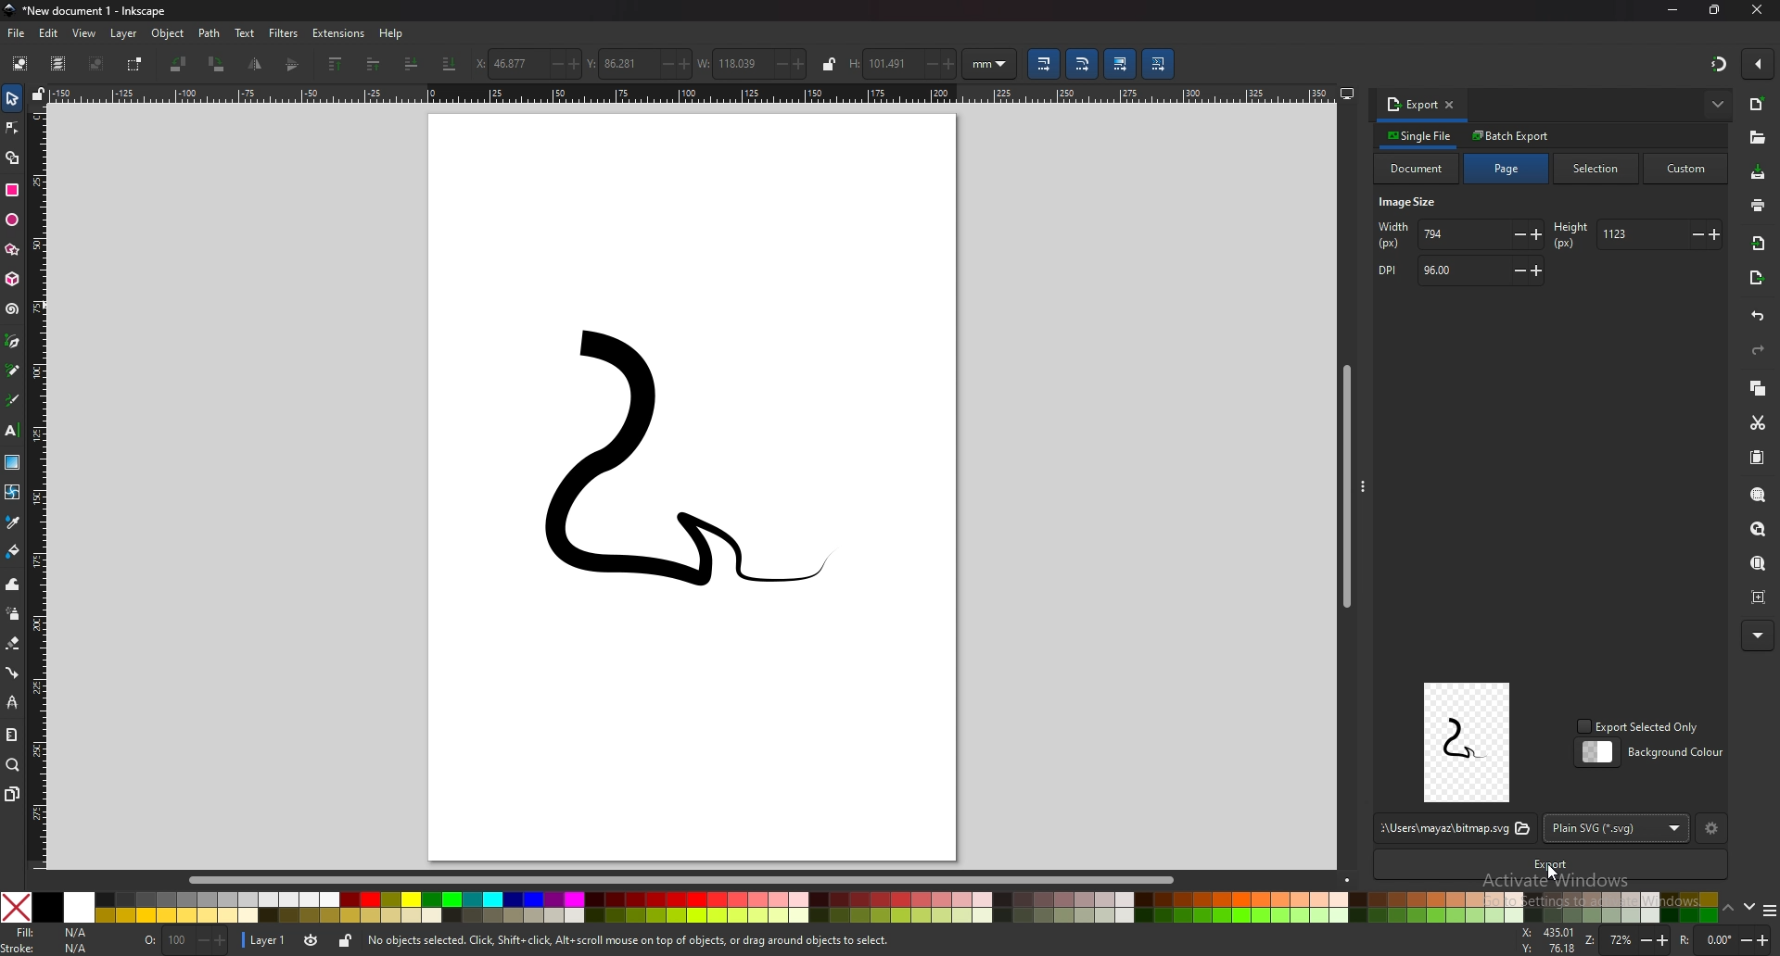  I want to click on layer, so click(126, 33).